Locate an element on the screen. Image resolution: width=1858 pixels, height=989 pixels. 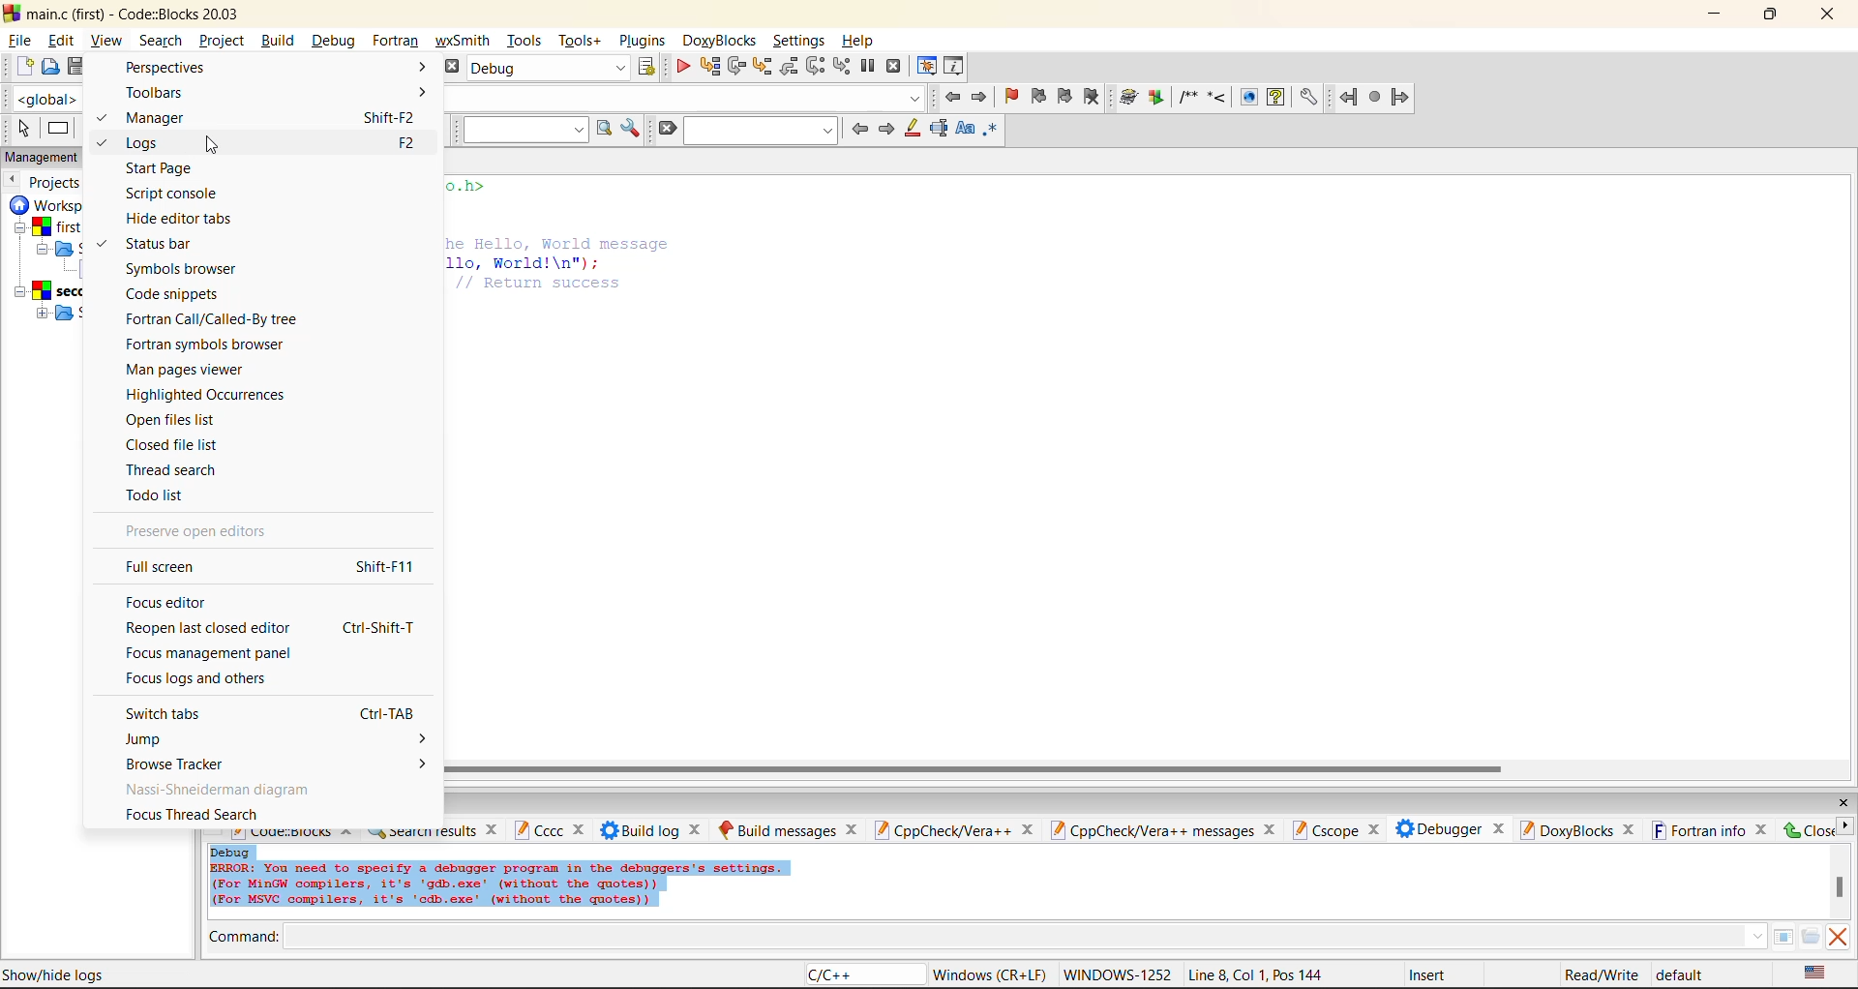
file is located at coordinates (19, 41).